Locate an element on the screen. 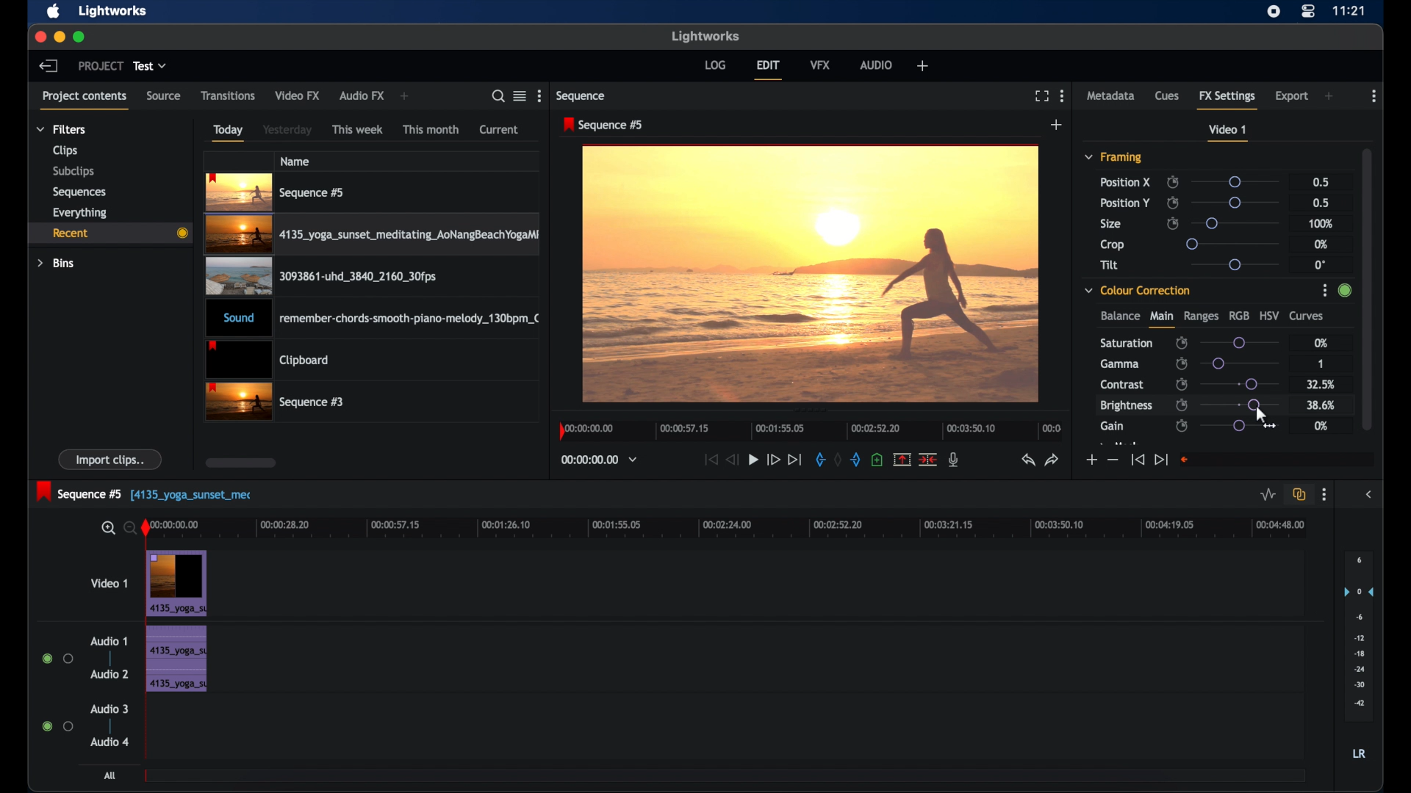 The height and width of the screenshot is (793, 1411). 0% is located at coordinates (1321, 426).